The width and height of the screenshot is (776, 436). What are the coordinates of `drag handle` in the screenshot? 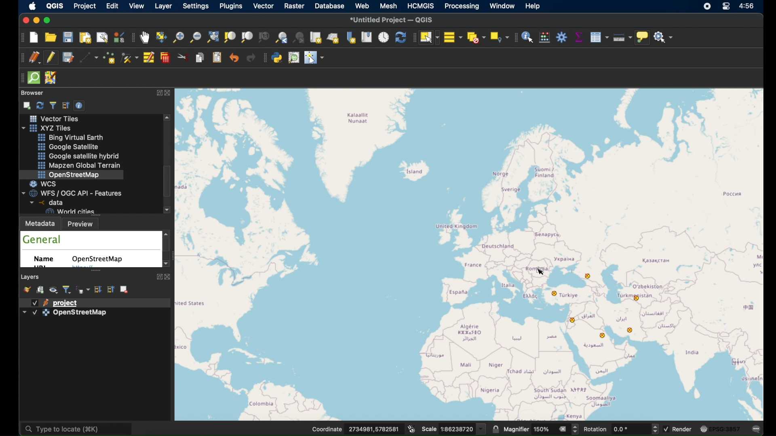 It's located at (413, 37).